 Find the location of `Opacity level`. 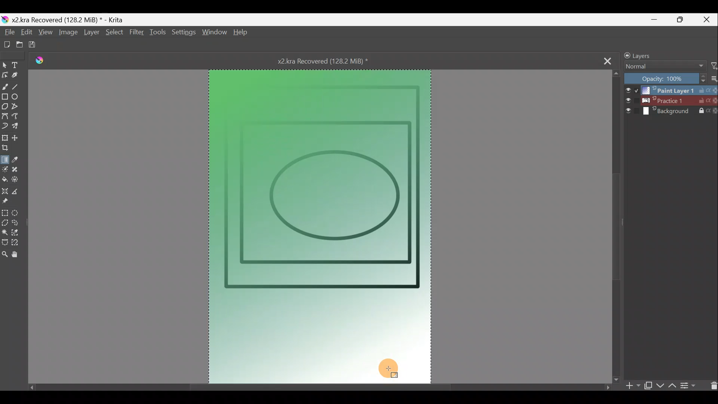

Opacity level is located at coordinates (670, 78).